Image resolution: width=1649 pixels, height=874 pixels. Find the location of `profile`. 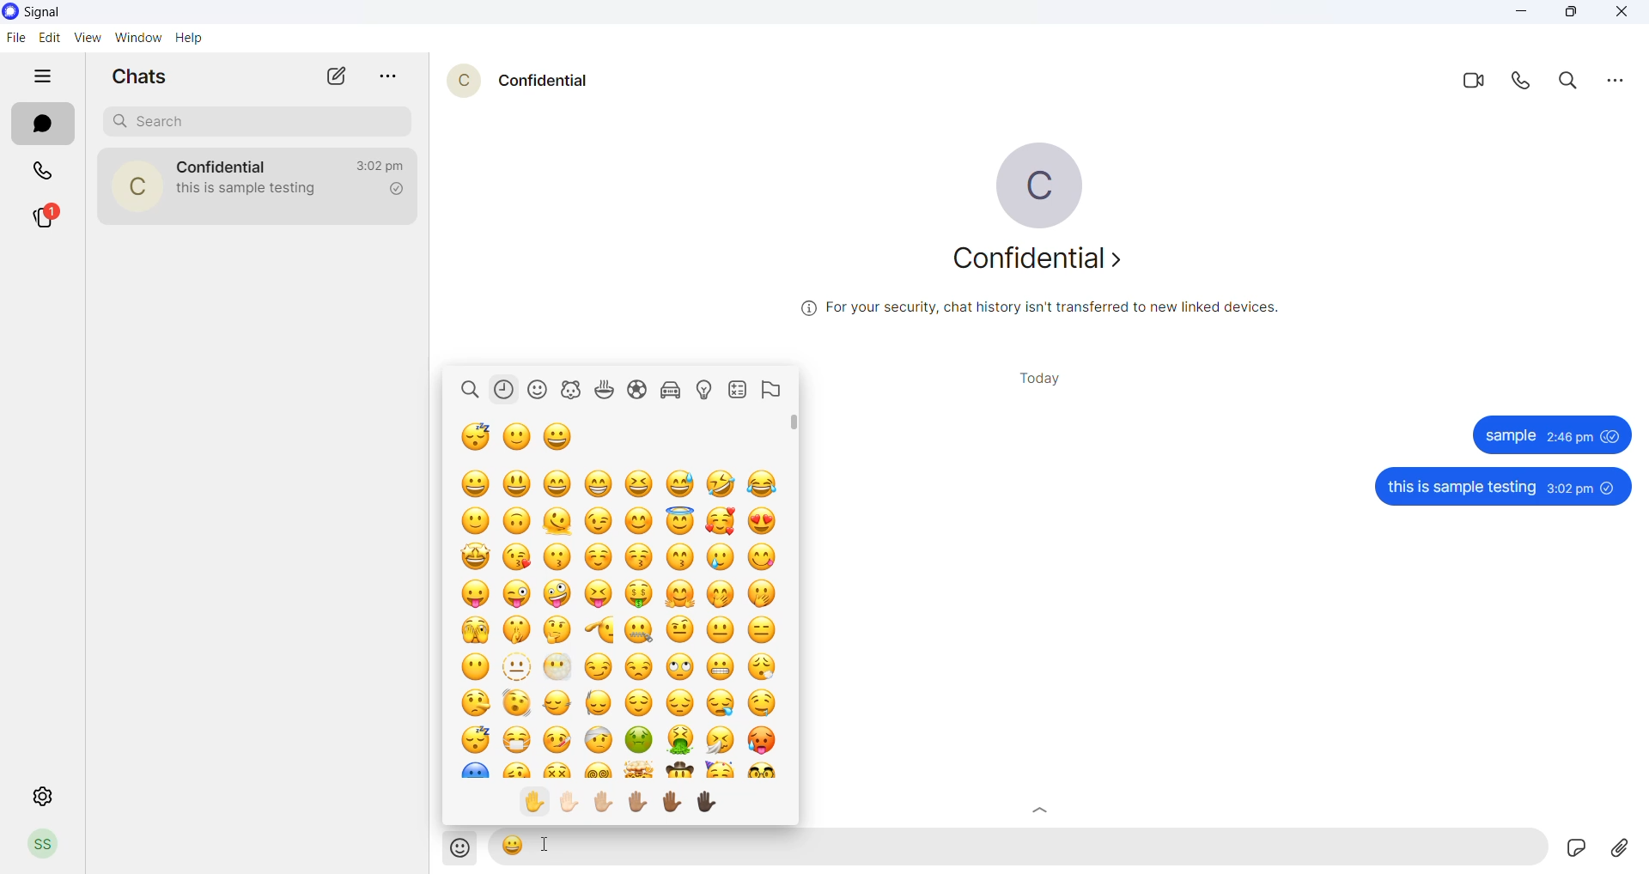

profile is located at coordinates (46, 845).